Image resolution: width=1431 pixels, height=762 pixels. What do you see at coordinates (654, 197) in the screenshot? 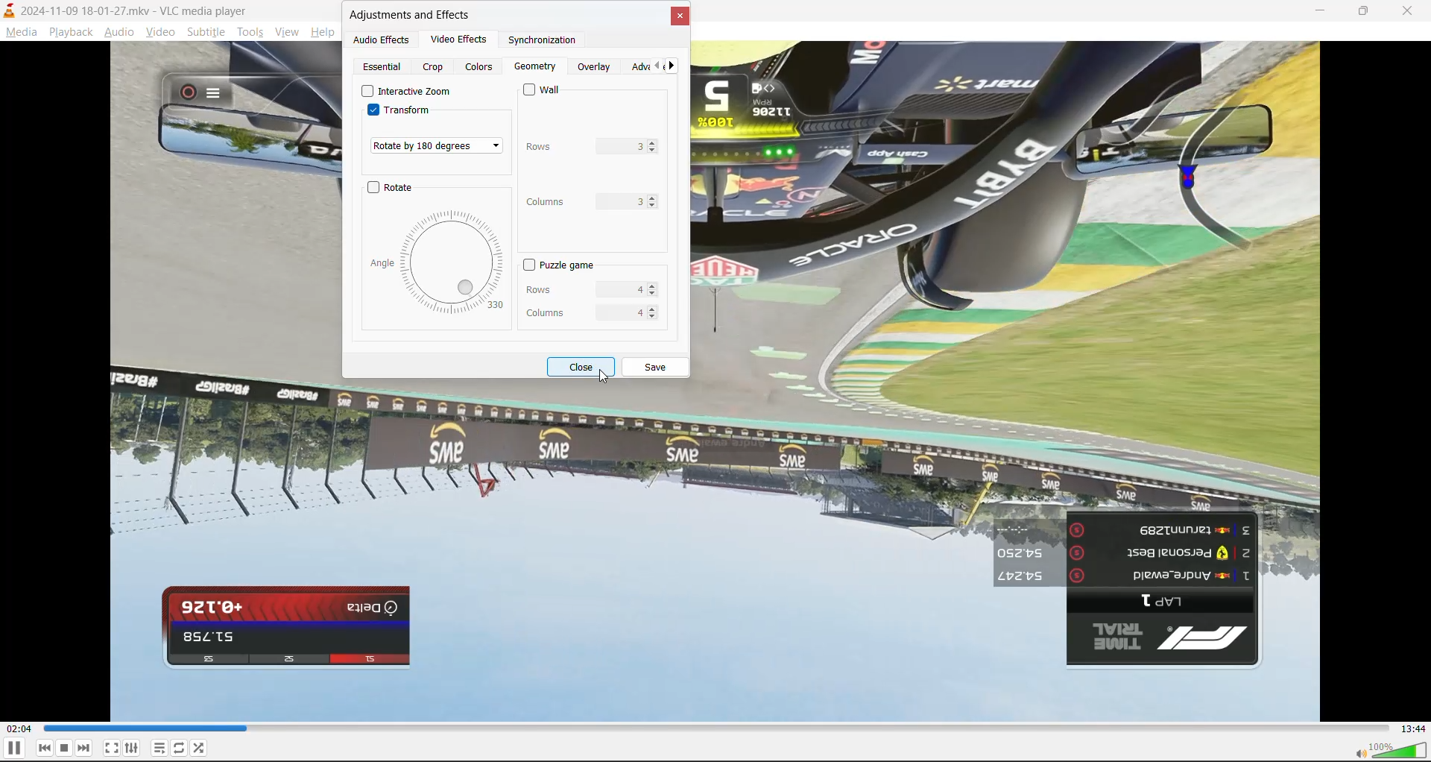
I see `Increase` at bounding box center [654, 197].